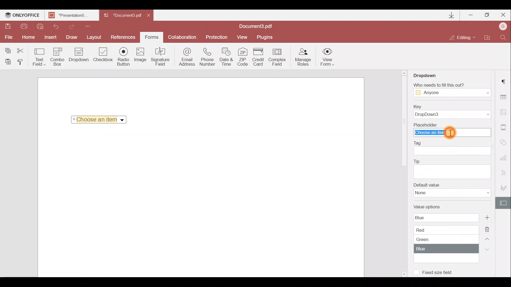 The image size is (511, 287). What do you see at coordinates (40, 26) in the screenshot?
I see `Quick print` at bounding box center [40, 26].